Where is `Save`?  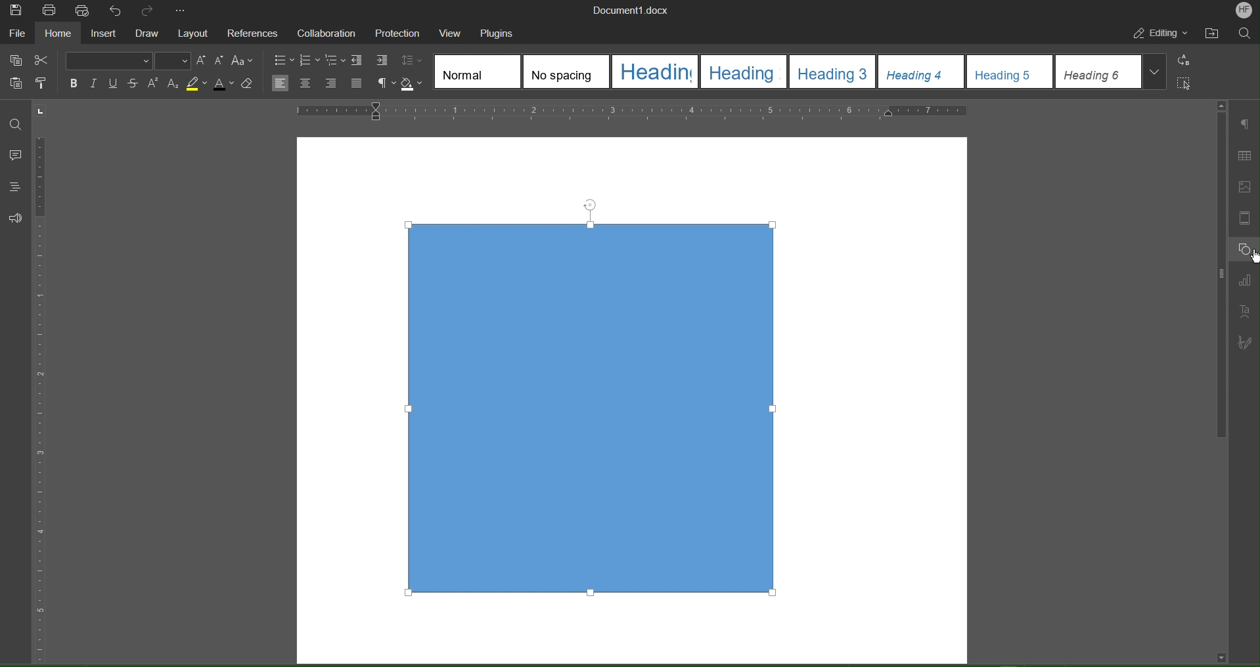
Save is located at coordinates (14, 10).